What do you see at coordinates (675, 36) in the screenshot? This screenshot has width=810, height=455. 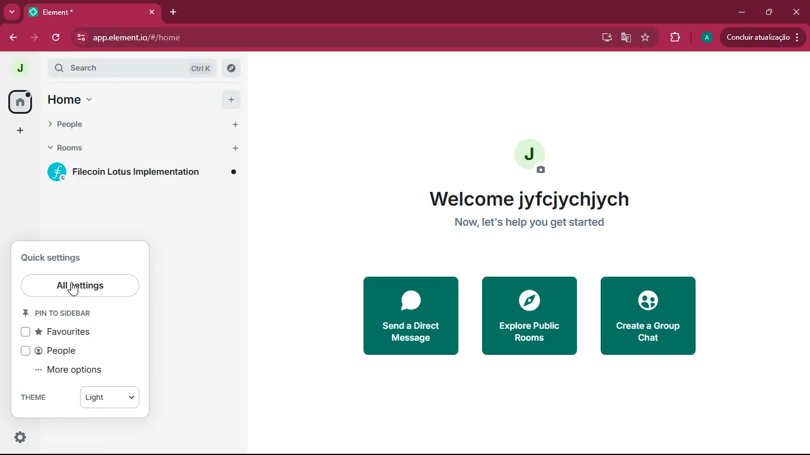 I see `extensions` at bounding box center [675, 36].